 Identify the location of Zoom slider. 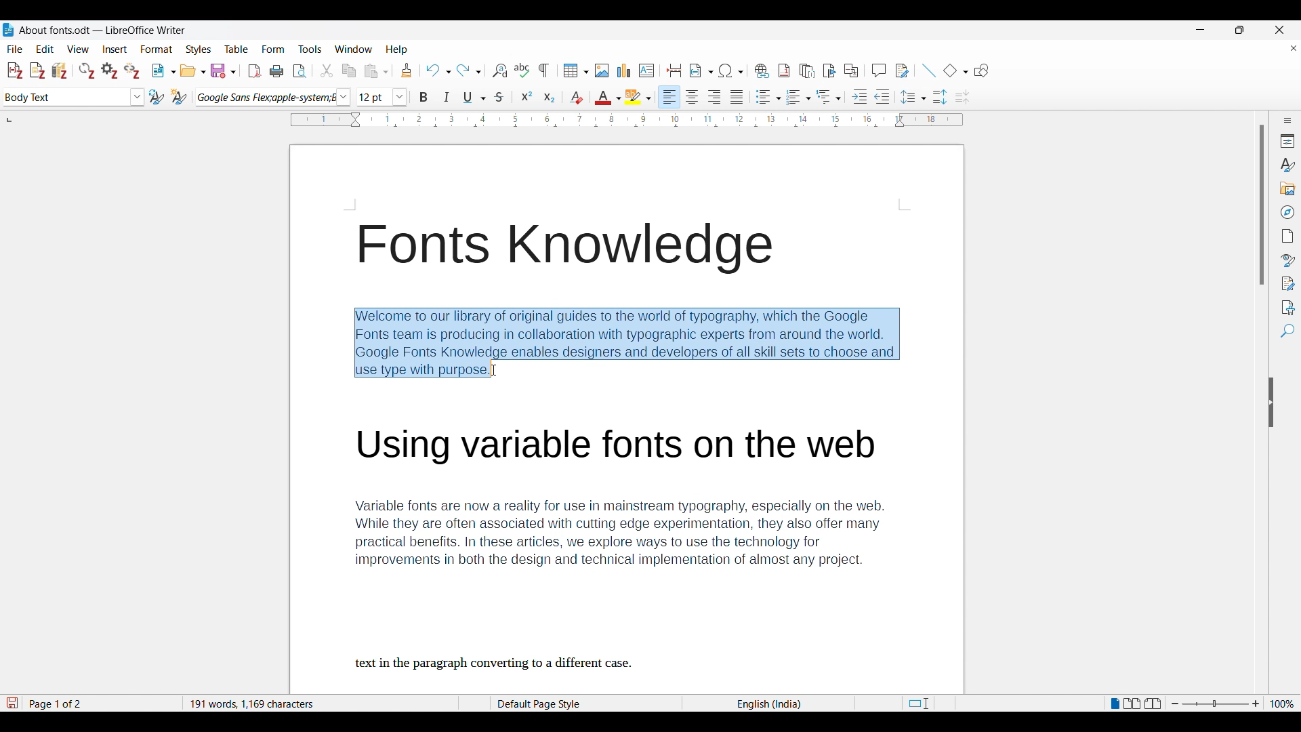
(1216, 704).